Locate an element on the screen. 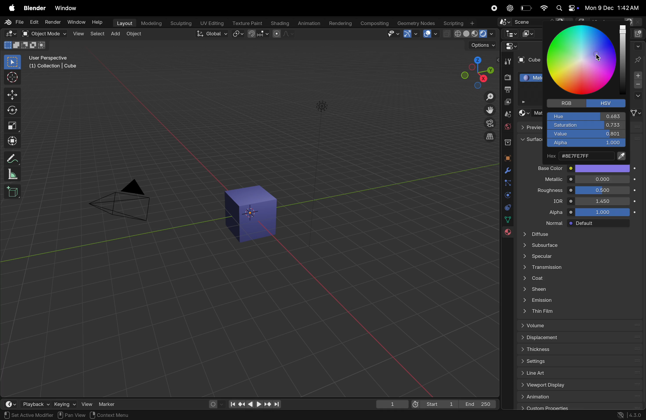 This screenshot has height=420, width=646. Alpha is located at coordinates (585, 144).